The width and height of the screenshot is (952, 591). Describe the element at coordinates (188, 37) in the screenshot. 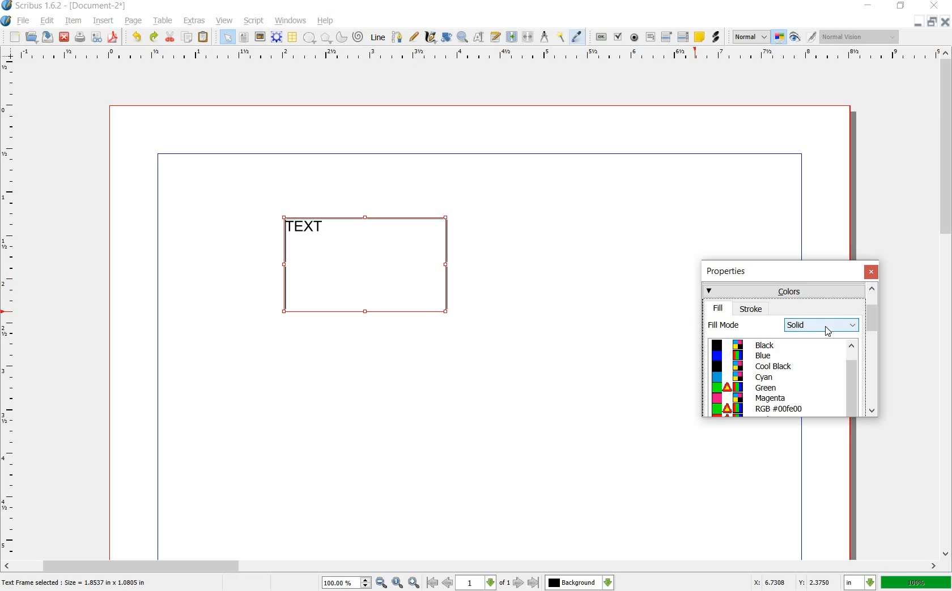

I see `copy` at that location.